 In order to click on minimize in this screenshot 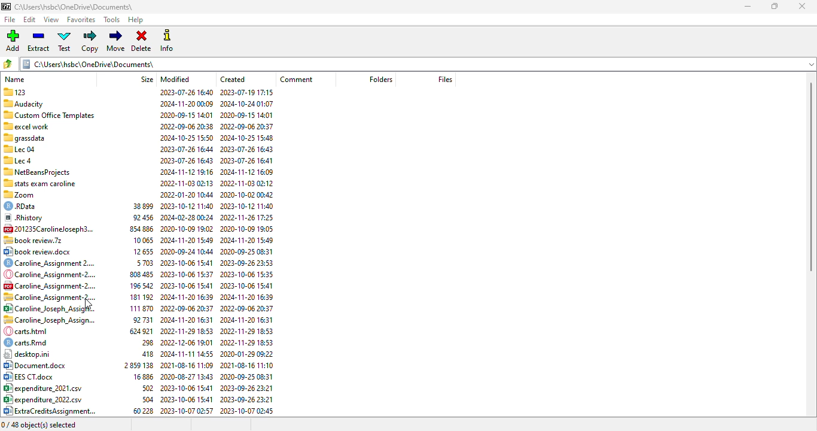, I will do `click(748, 7)`.